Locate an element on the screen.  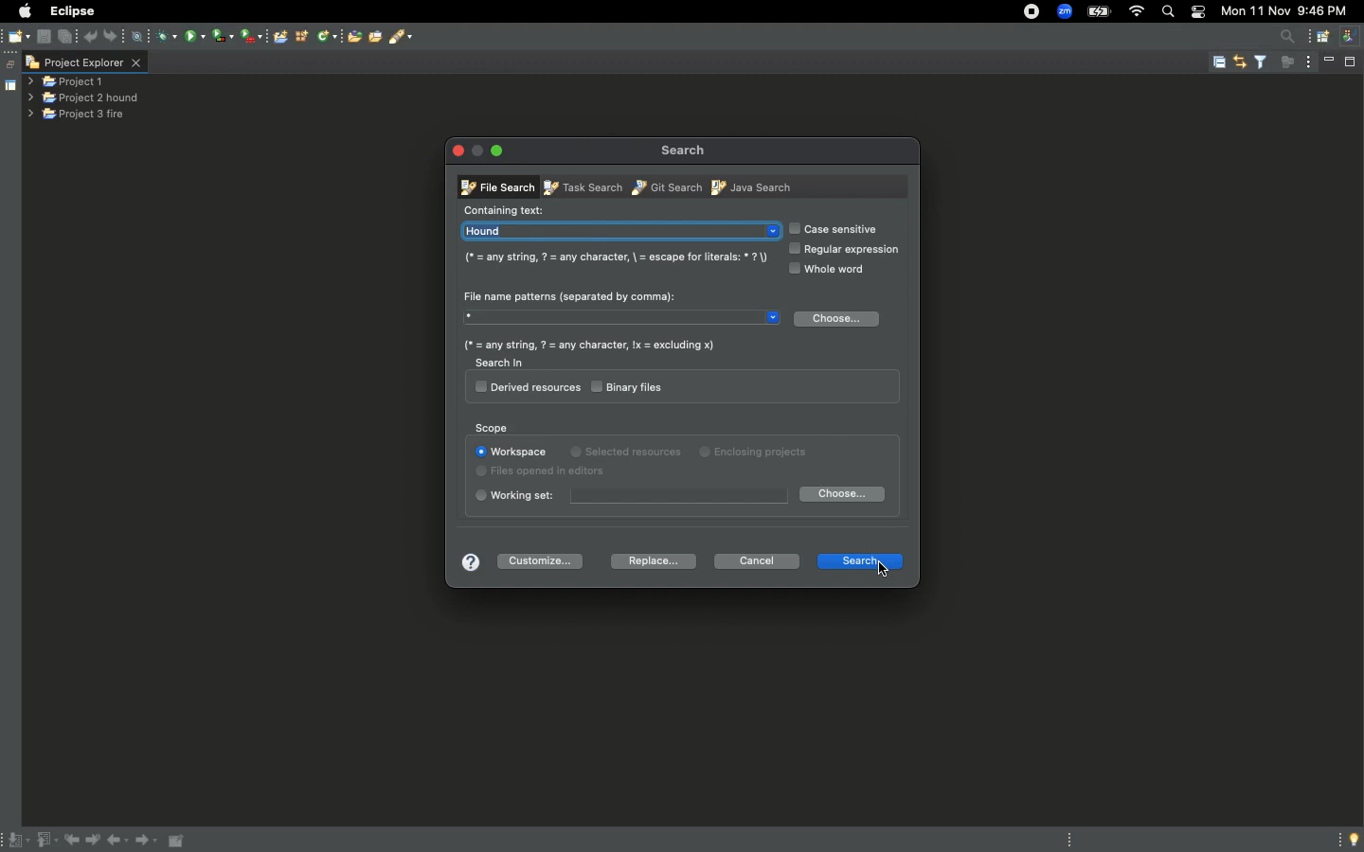
(* = any string, 7 = any character, \ = escape for literals: * 7) is located at coordinates (613, 257).